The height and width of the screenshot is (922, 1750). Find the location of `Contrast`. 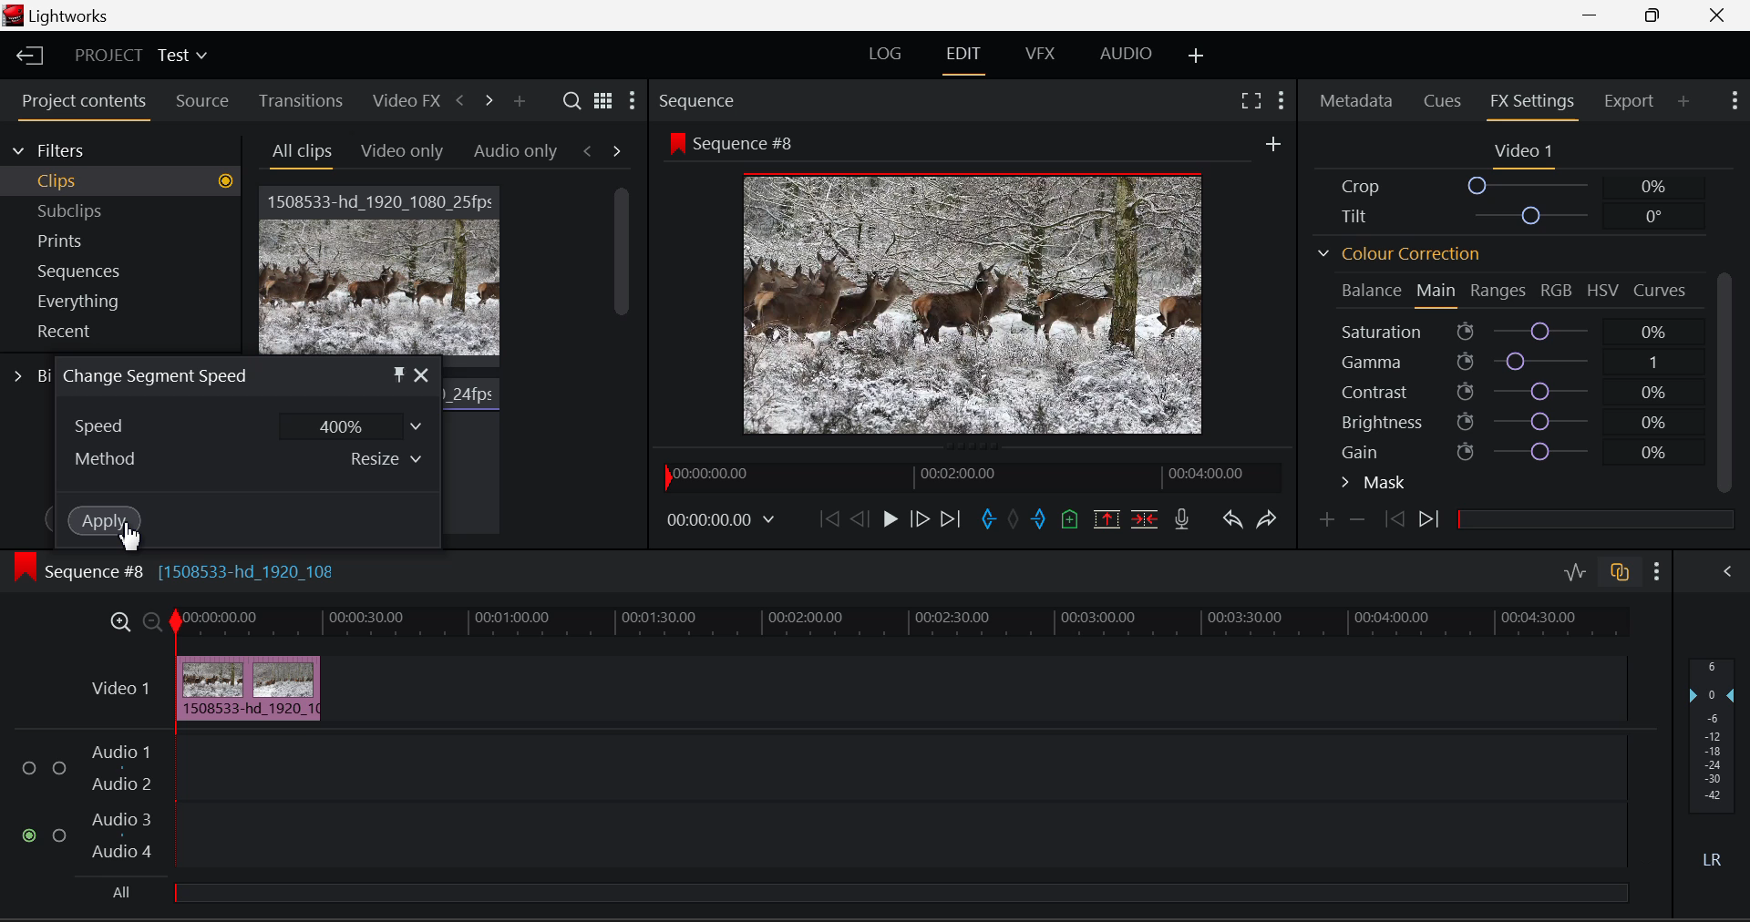

Contrast is located at coordinates (1508, 393).